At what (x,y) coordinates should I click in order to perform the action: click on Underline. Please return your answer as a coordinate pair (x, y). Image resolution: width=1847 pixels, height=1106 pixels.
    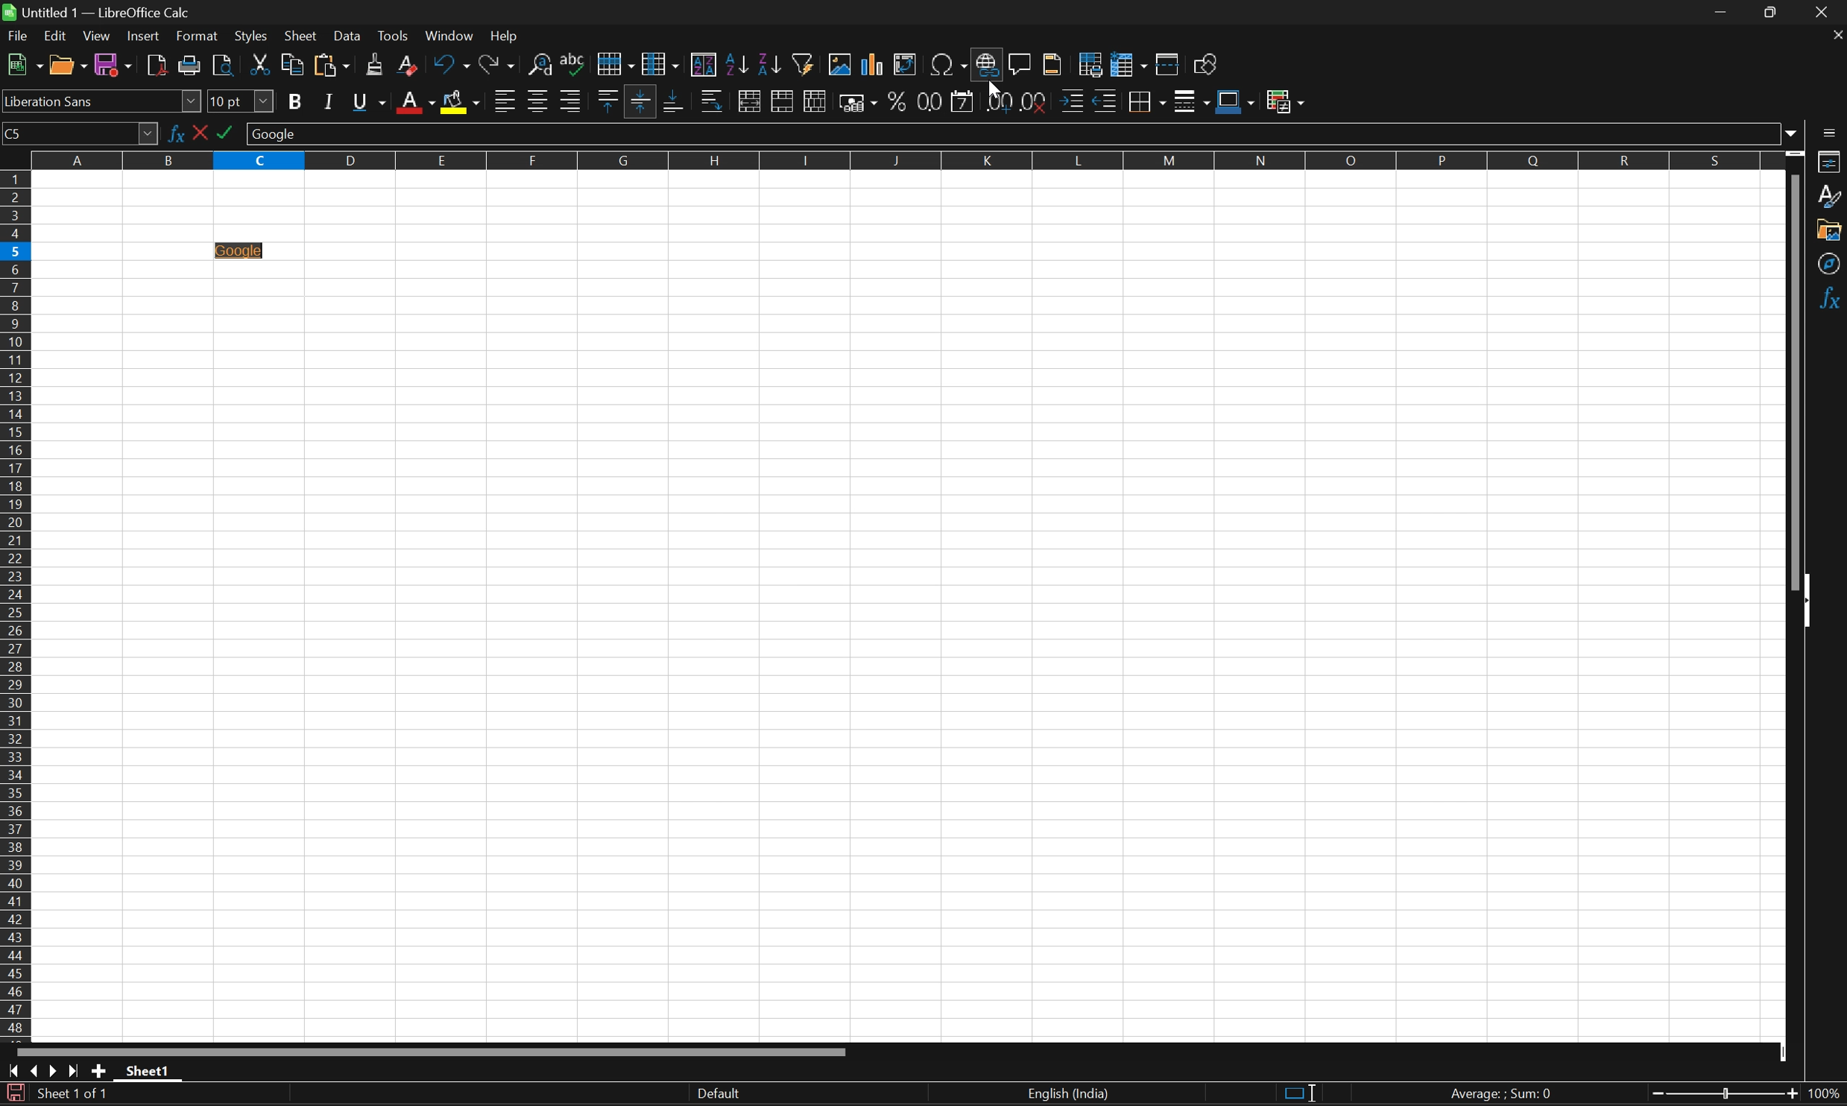
    Looking at the image, I should click on (371, 101).